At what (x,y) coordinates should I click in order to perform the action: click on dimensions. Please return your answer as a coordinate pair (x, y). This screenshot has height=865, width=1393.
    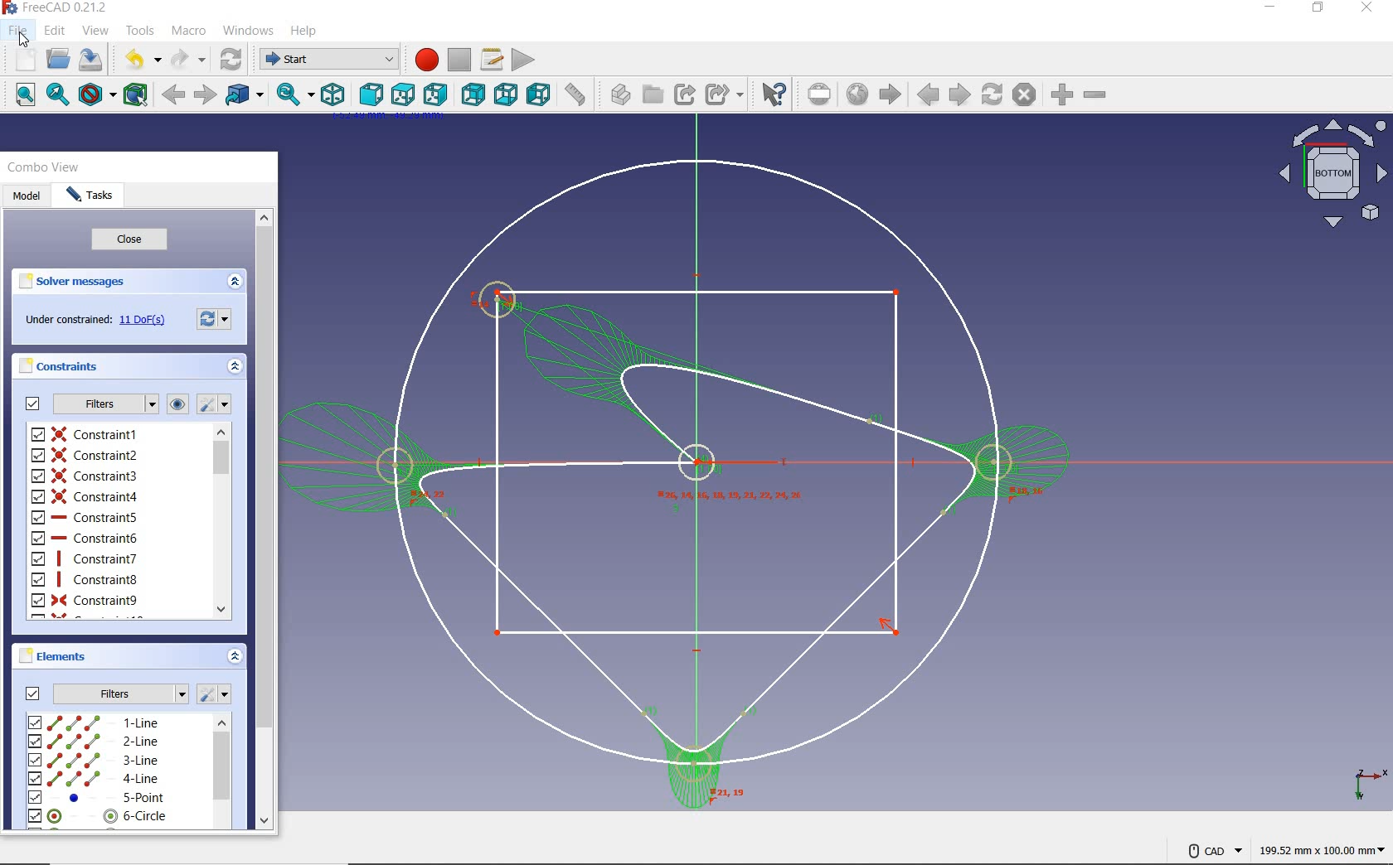
    Looking at the image, I should click on (1320, 852).